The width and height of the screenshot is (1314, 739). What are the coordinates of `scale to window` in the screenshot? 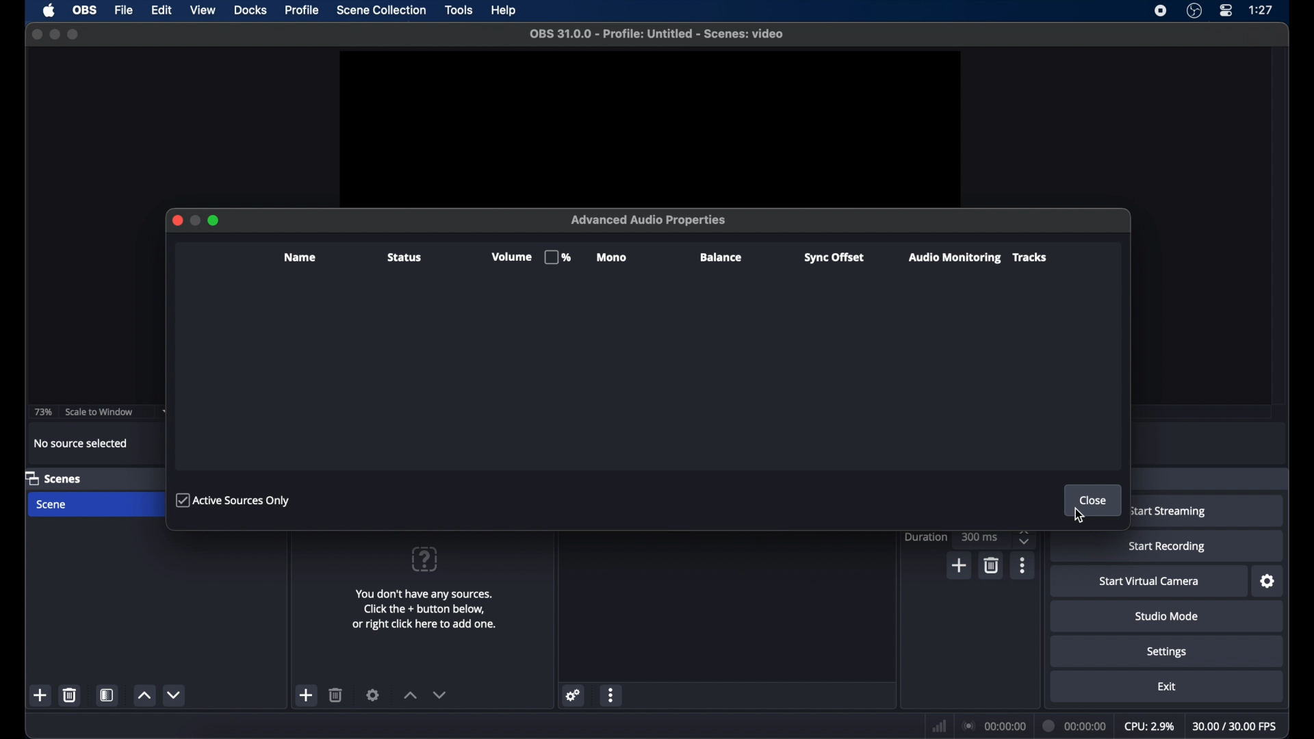 It's located at (101, 412).